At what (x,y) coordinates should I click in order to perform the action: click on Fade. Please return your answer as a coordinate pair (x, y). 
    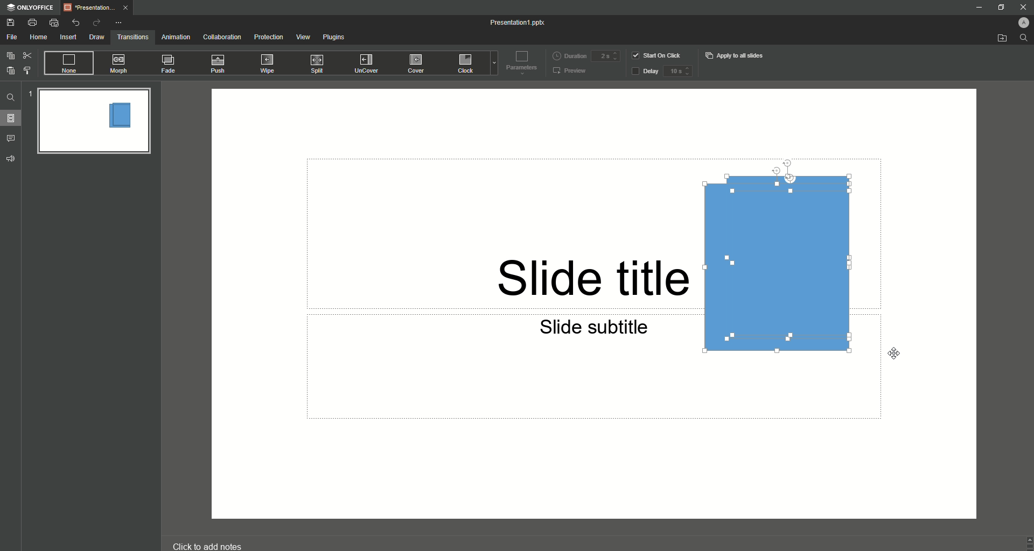
    Looking at the image, I should click on (169, 66).